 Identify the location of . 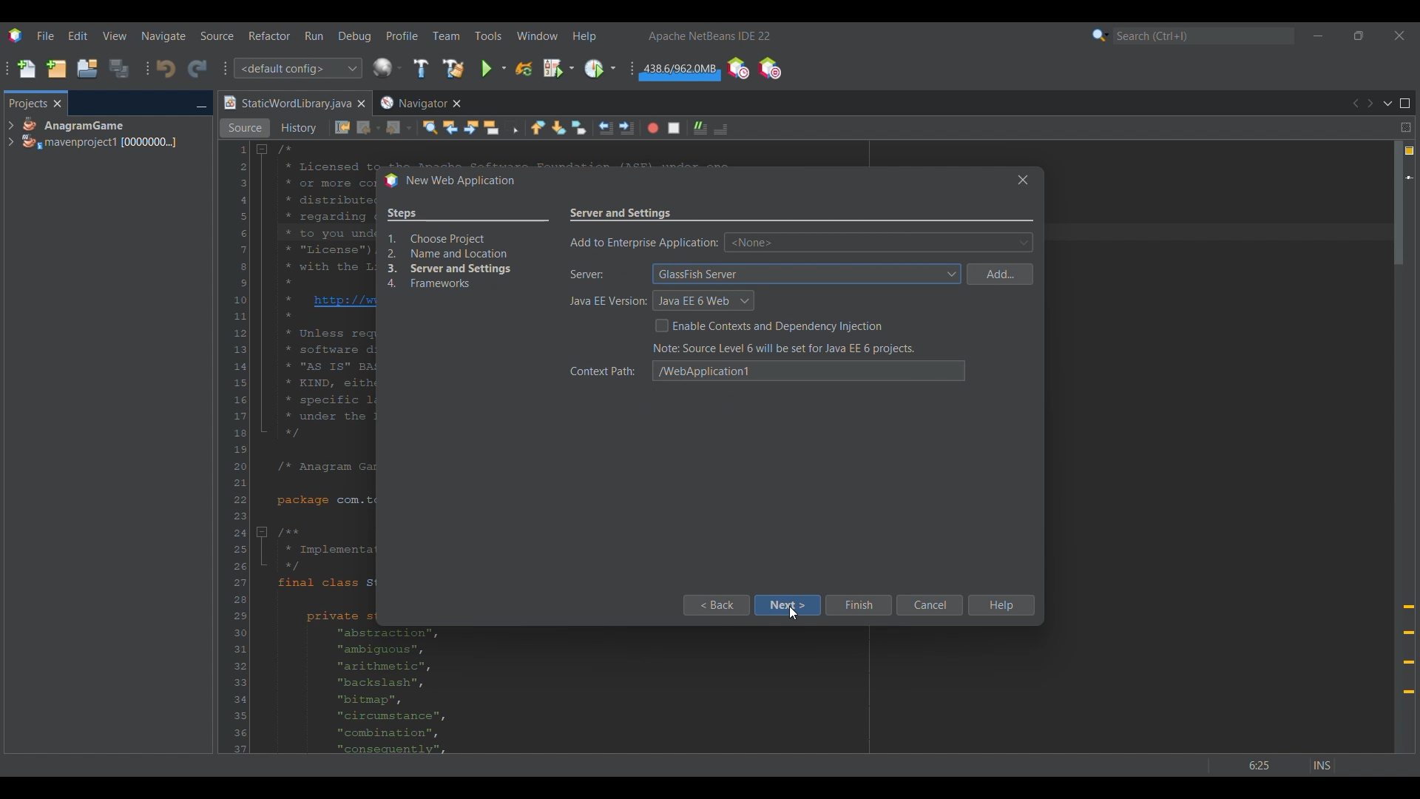
(1281, 761).